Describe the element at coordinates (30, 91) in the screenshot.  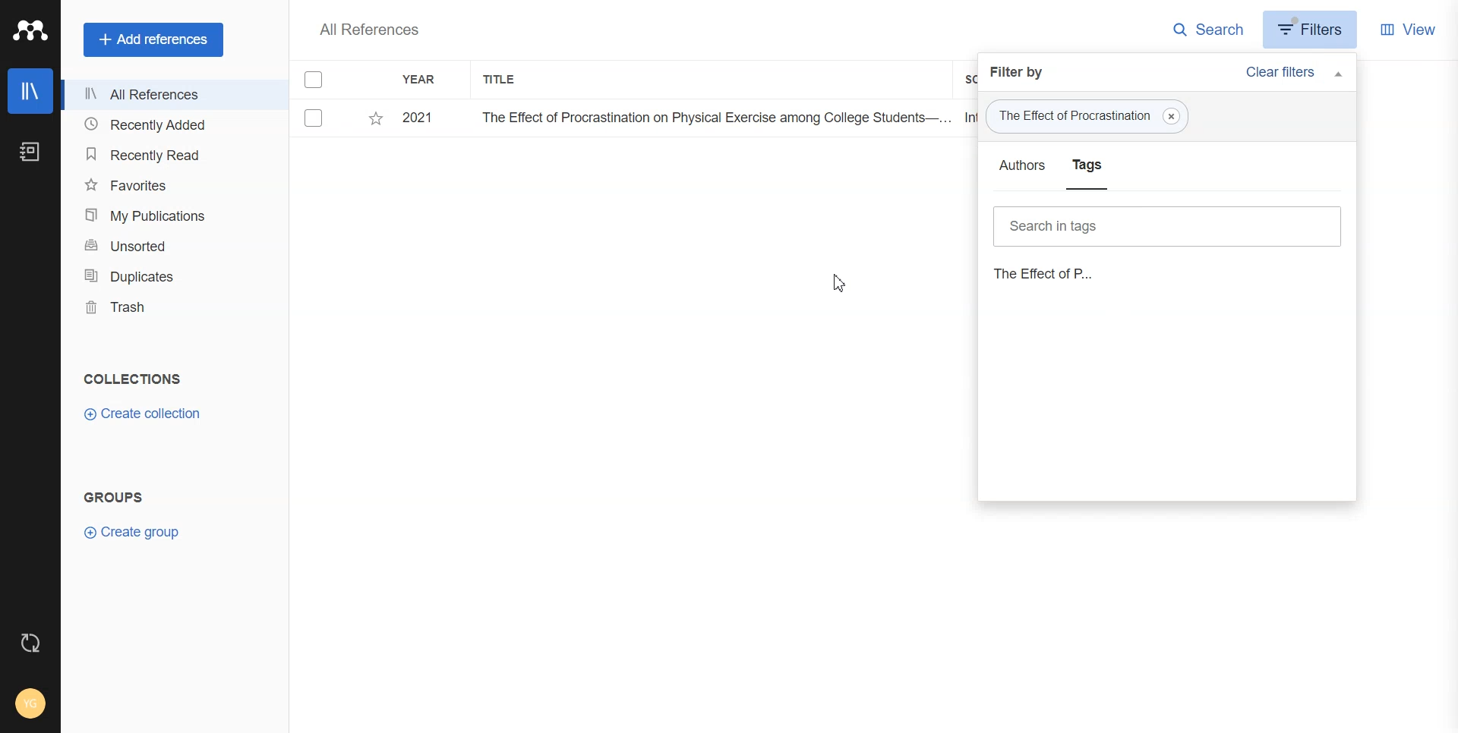
I see `Library` at that location.